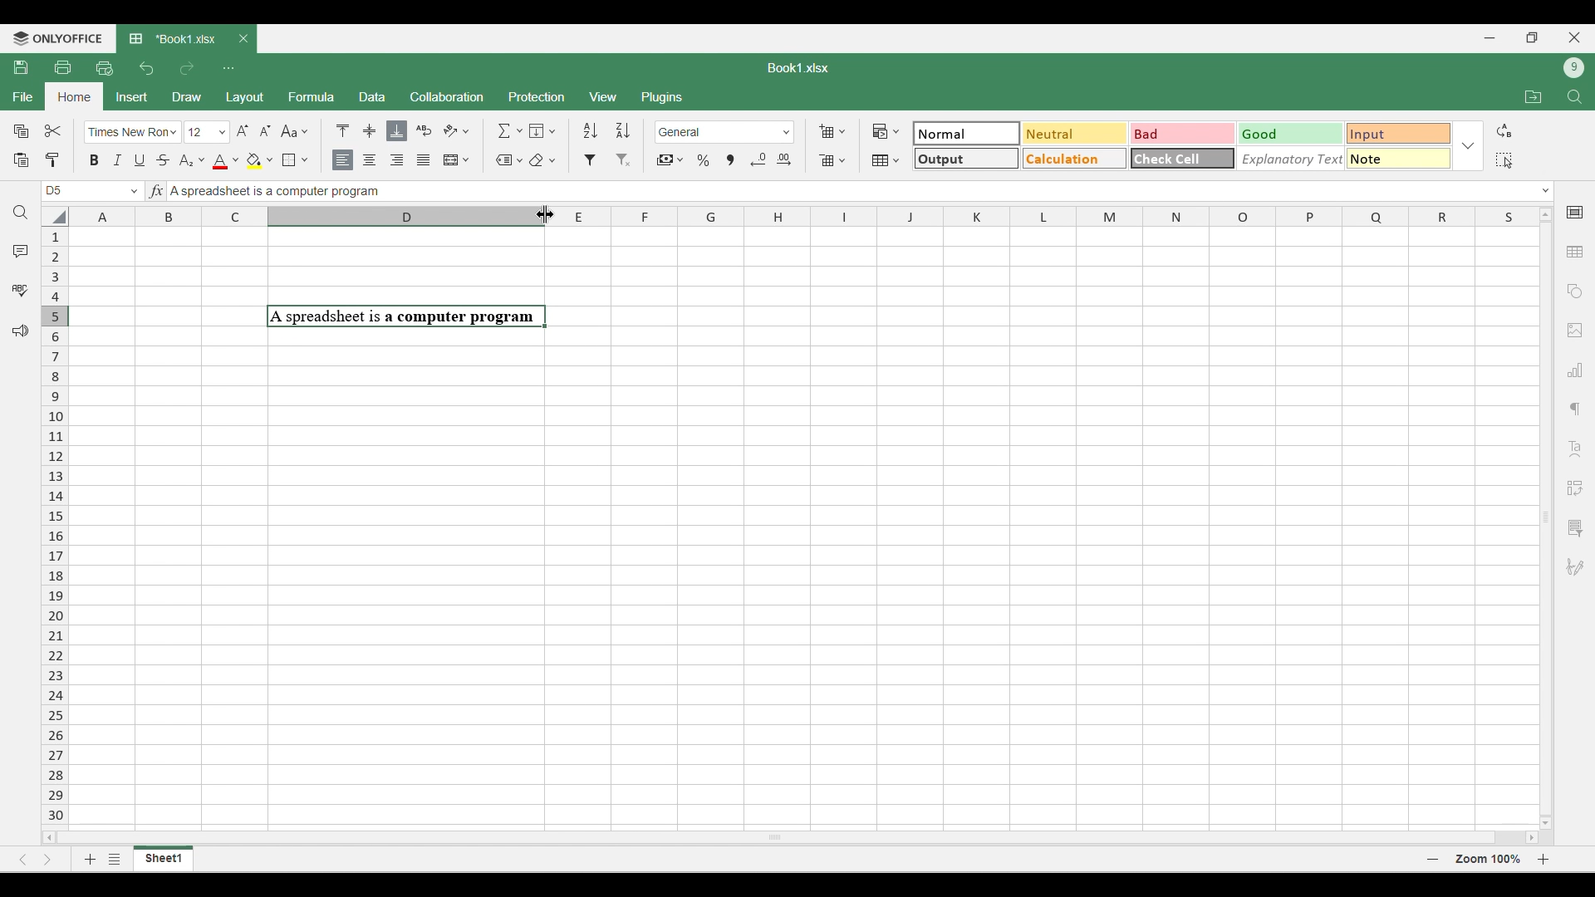 The height and width of the screenshot is (897, 1595). Describe the element at coordinates (448, 96) in the screenshot. I see `Collaboration menu` at that location.